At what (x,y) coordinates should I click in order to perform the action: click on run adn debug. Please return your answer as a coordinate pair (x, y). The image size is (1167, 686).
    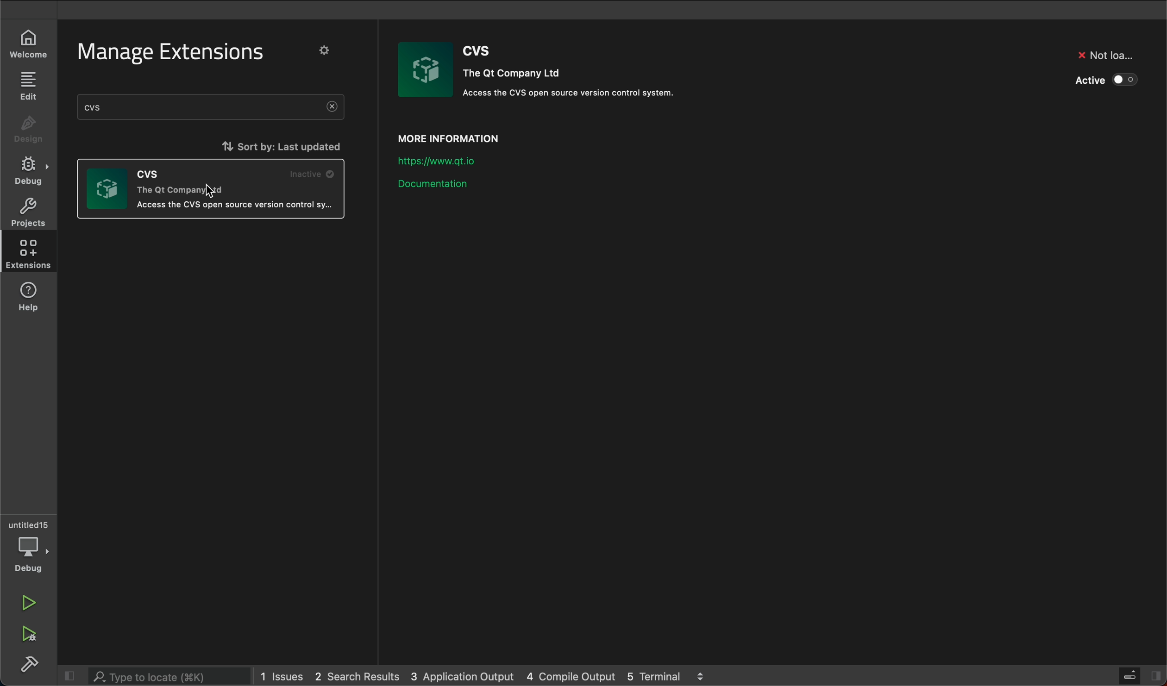
    Looking at the image, I should click on (28, 634).